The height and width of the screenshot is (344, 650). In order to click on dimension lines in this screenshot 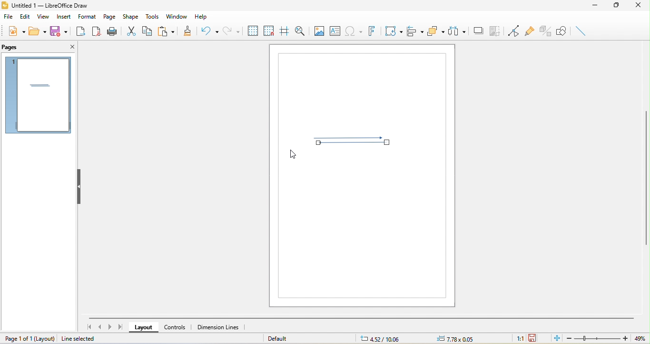, I will do `click(222, 327)`.